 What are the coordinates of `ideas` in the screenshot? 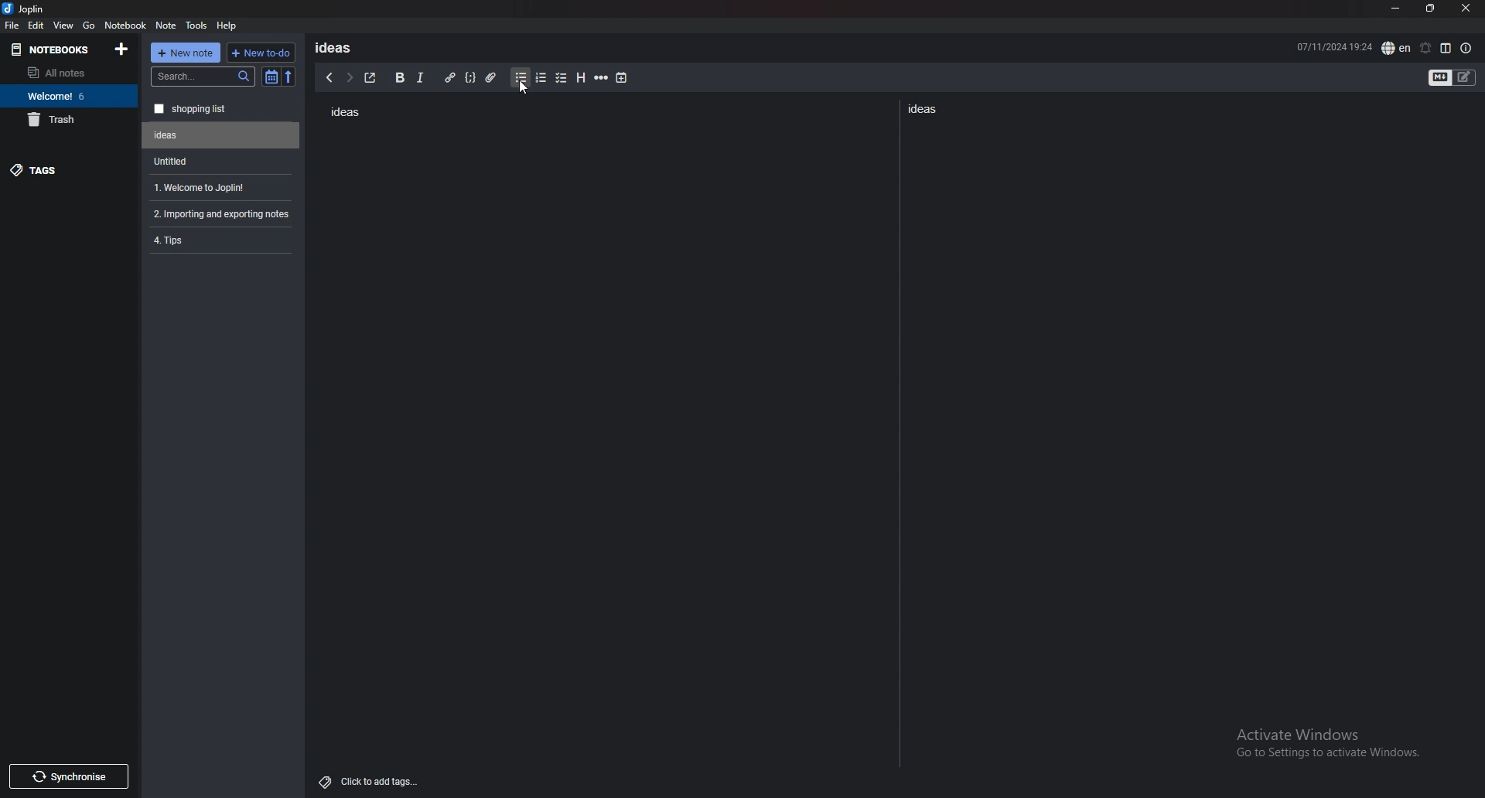 It's located at (927, 108).